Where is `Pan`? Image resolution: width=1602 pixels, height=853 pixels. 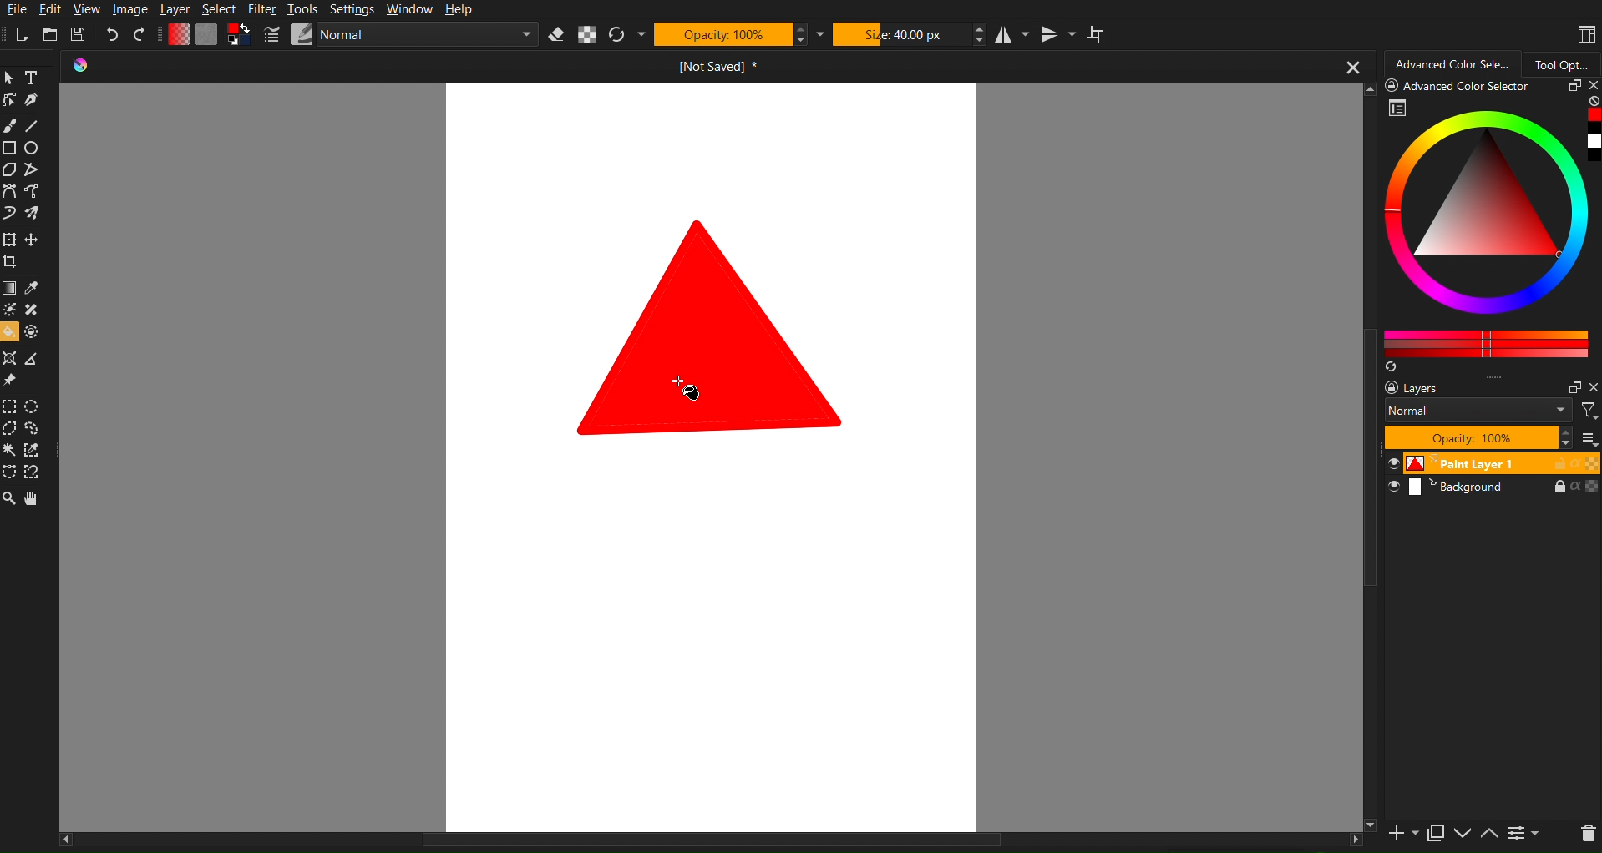
Pan is located at coordinates (35, 497).